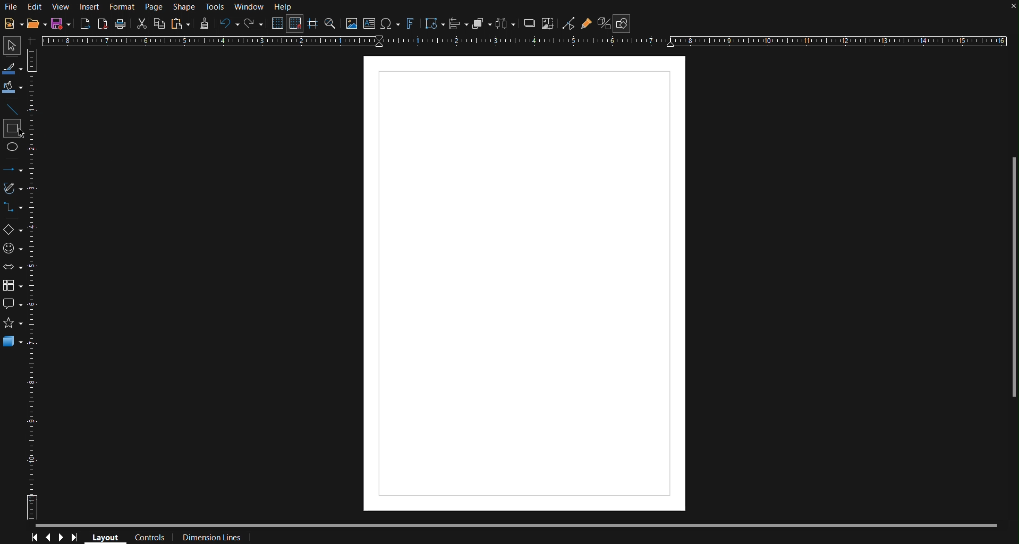  What do you see at coordinates (12, 46) in the screenshot?
I see `Select` at bounding box center [12, 46].